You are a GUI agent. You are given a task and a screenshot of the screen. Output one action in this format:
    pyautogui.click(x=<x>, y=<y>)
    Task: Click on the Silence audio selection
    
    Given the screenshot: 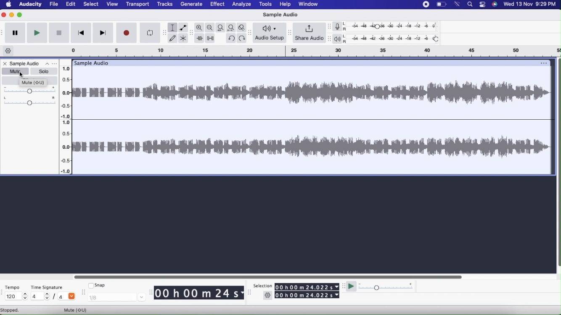 What is the action you would take?
    pyautogui.click(x=211, y=39)
    